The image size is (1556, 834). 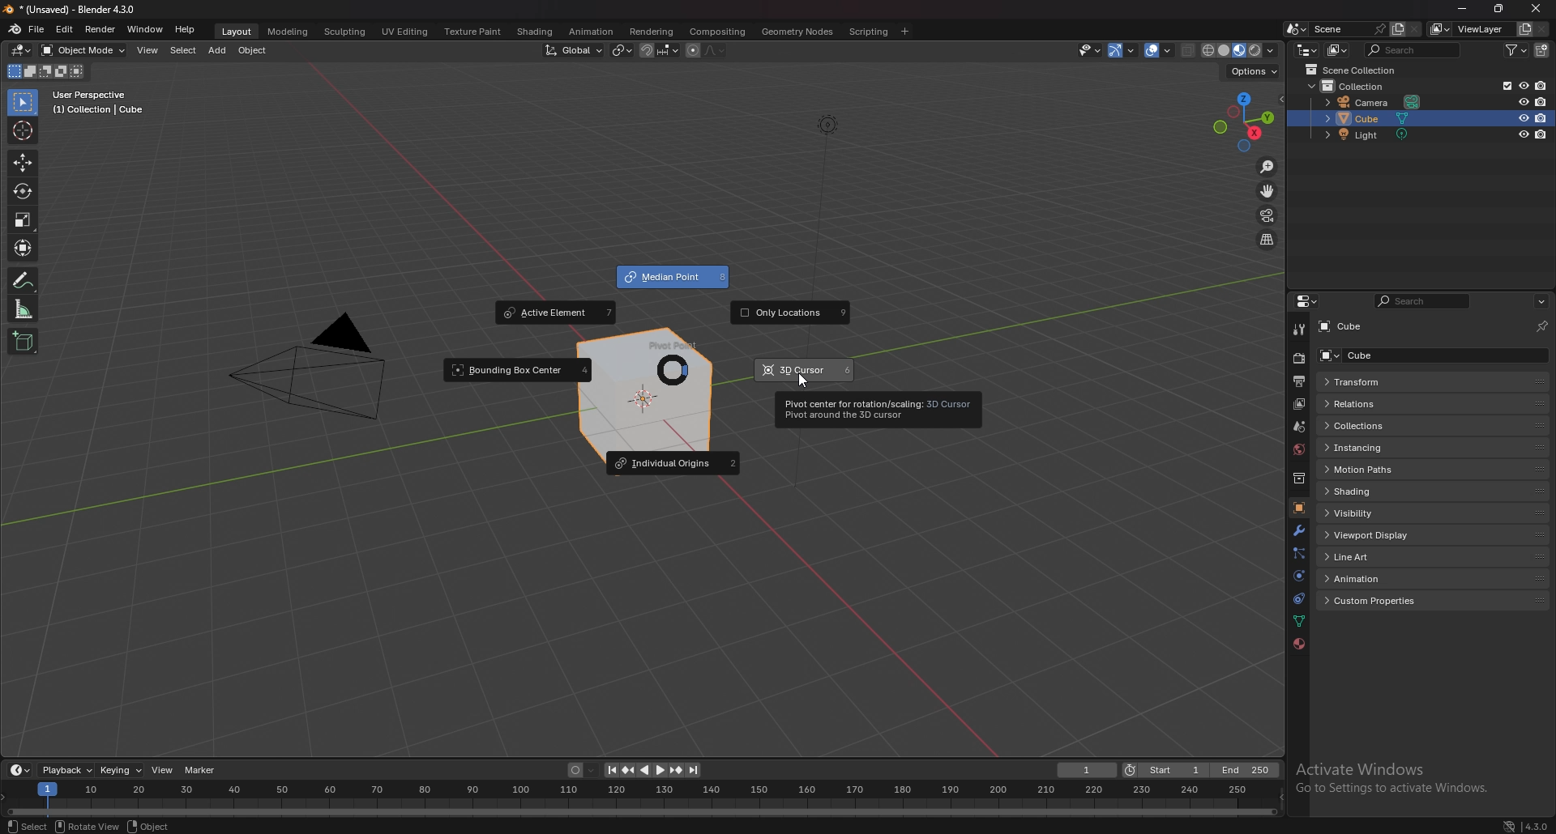 What do you see at coordinates (1297, 29) in the screenshot?
I see `browse scene` at bounding box center [1297, 29].